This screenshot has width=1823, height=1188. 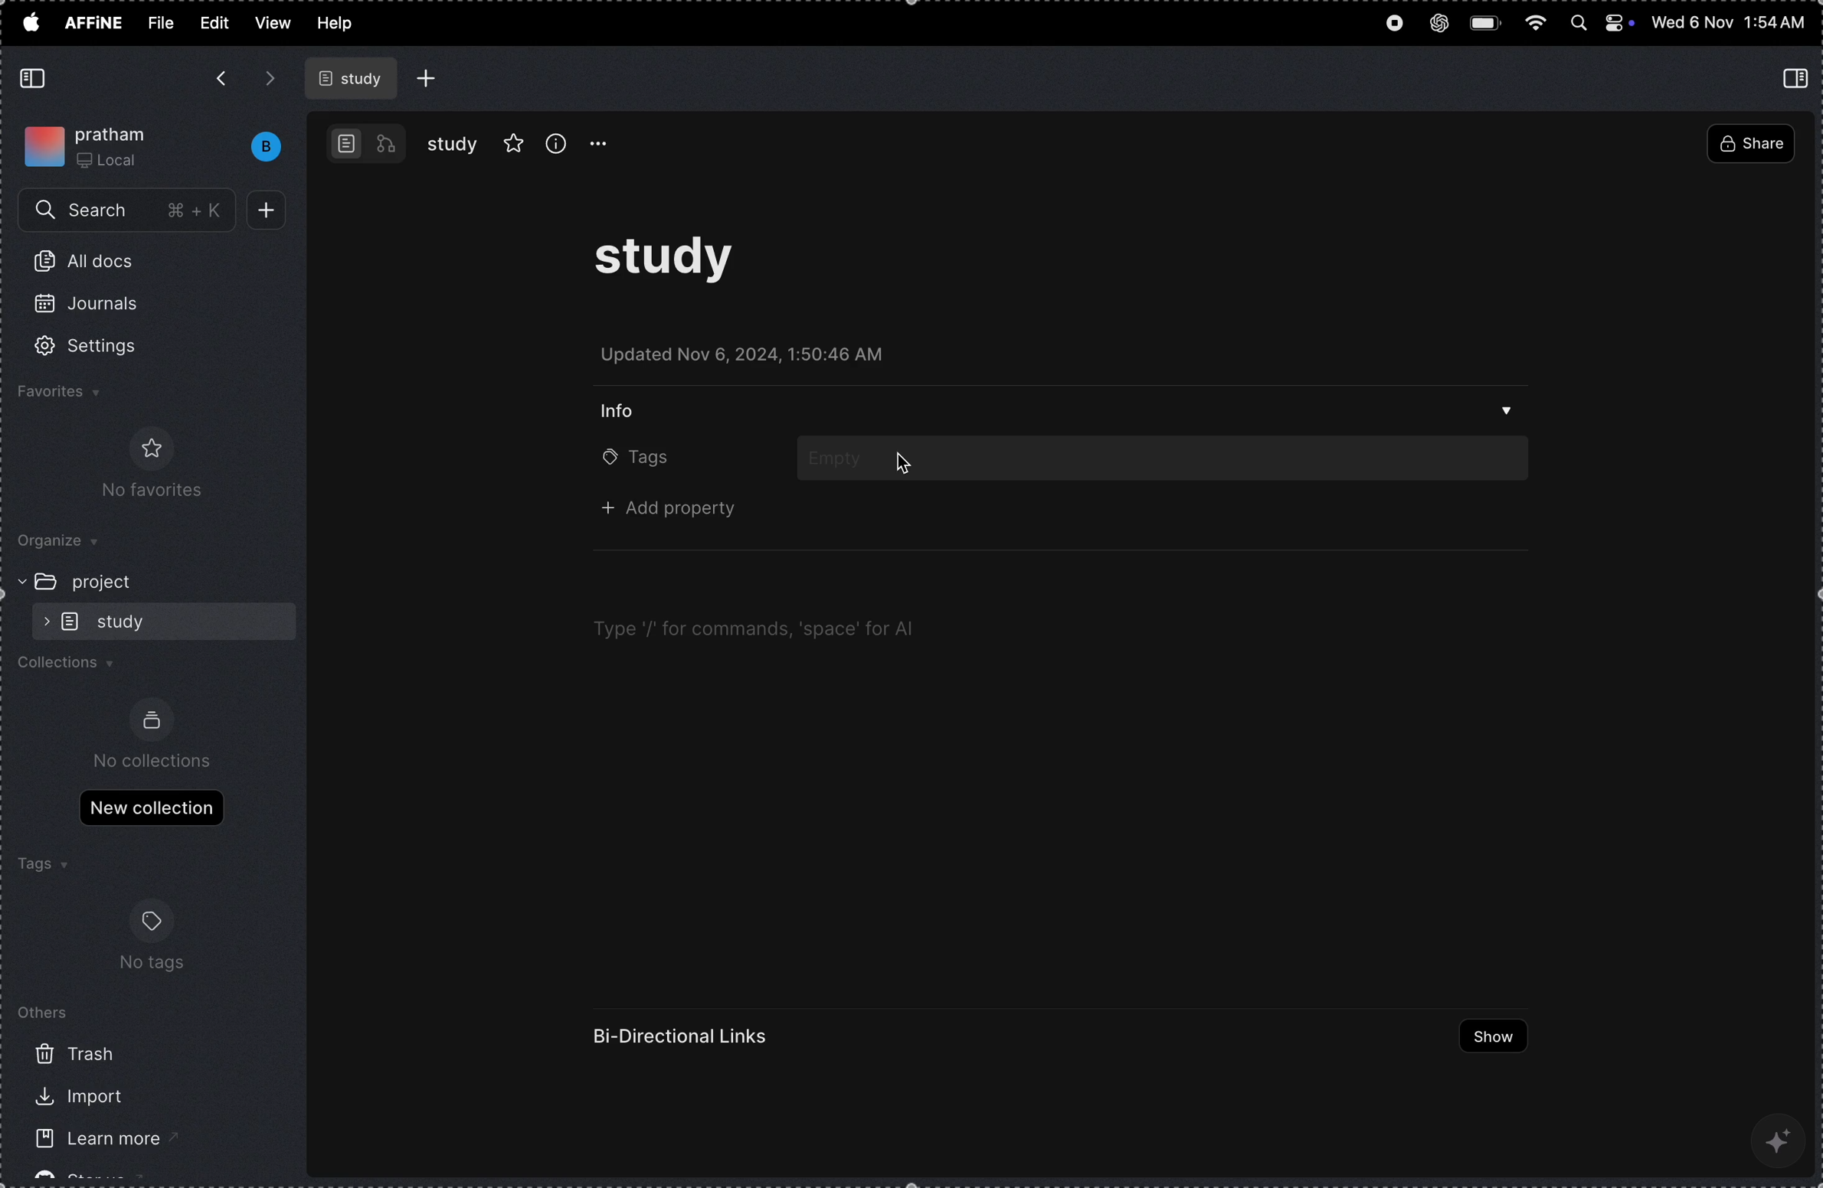 What do you see at coordinates (41, 866) in the screenshot?
I see `tags` at bounding box center [41, 866].